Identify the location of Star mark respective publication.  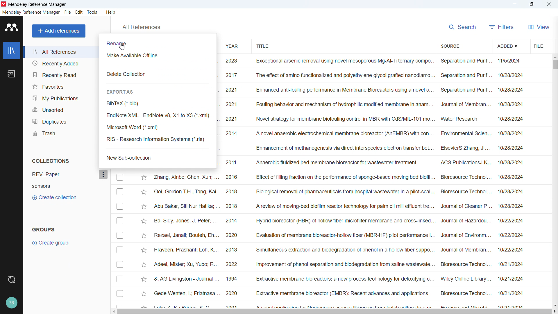
(144, 221).